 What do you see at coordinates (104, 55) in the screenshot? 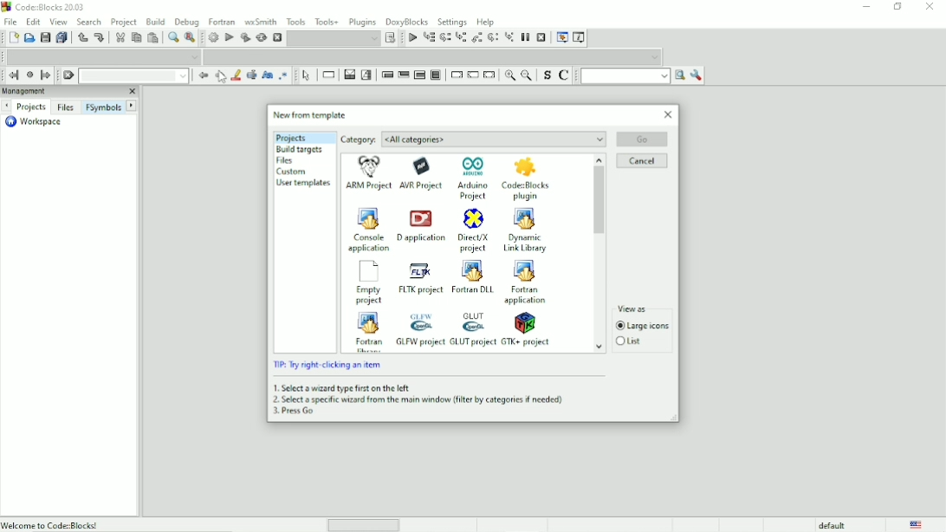
I see `Drop down` at bounding box center [104, 55].